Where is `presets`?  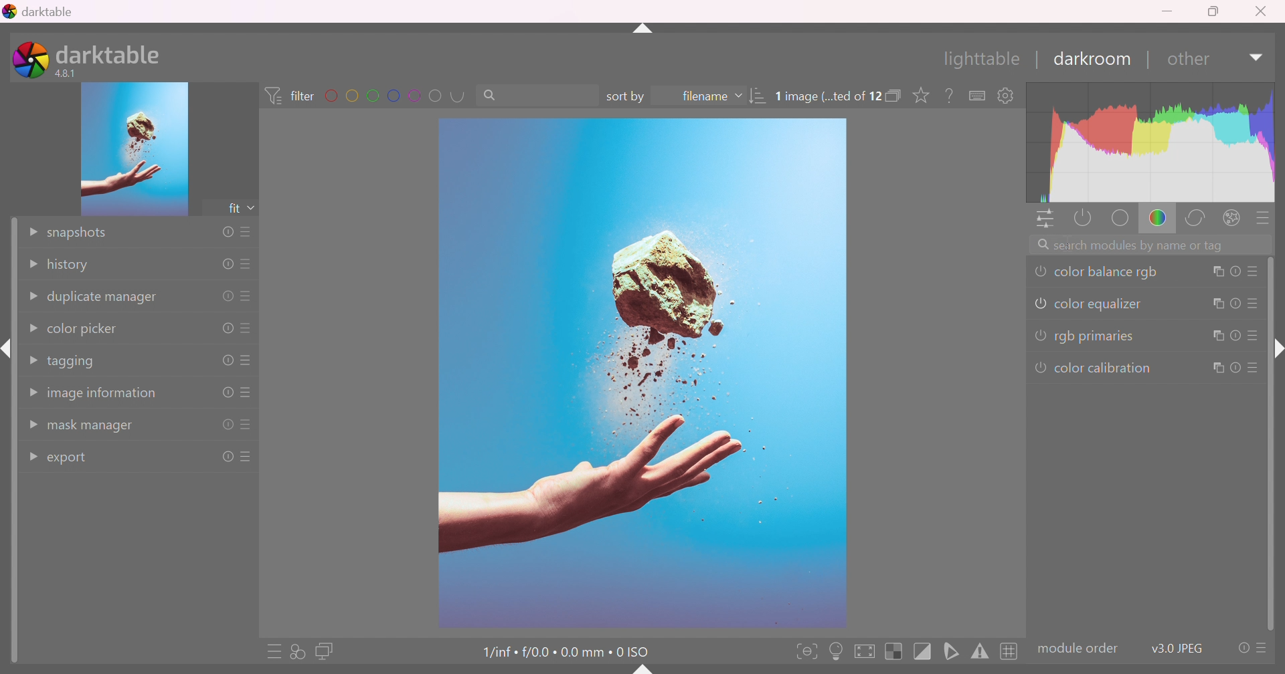
presets is located at coordinates (250, 328).